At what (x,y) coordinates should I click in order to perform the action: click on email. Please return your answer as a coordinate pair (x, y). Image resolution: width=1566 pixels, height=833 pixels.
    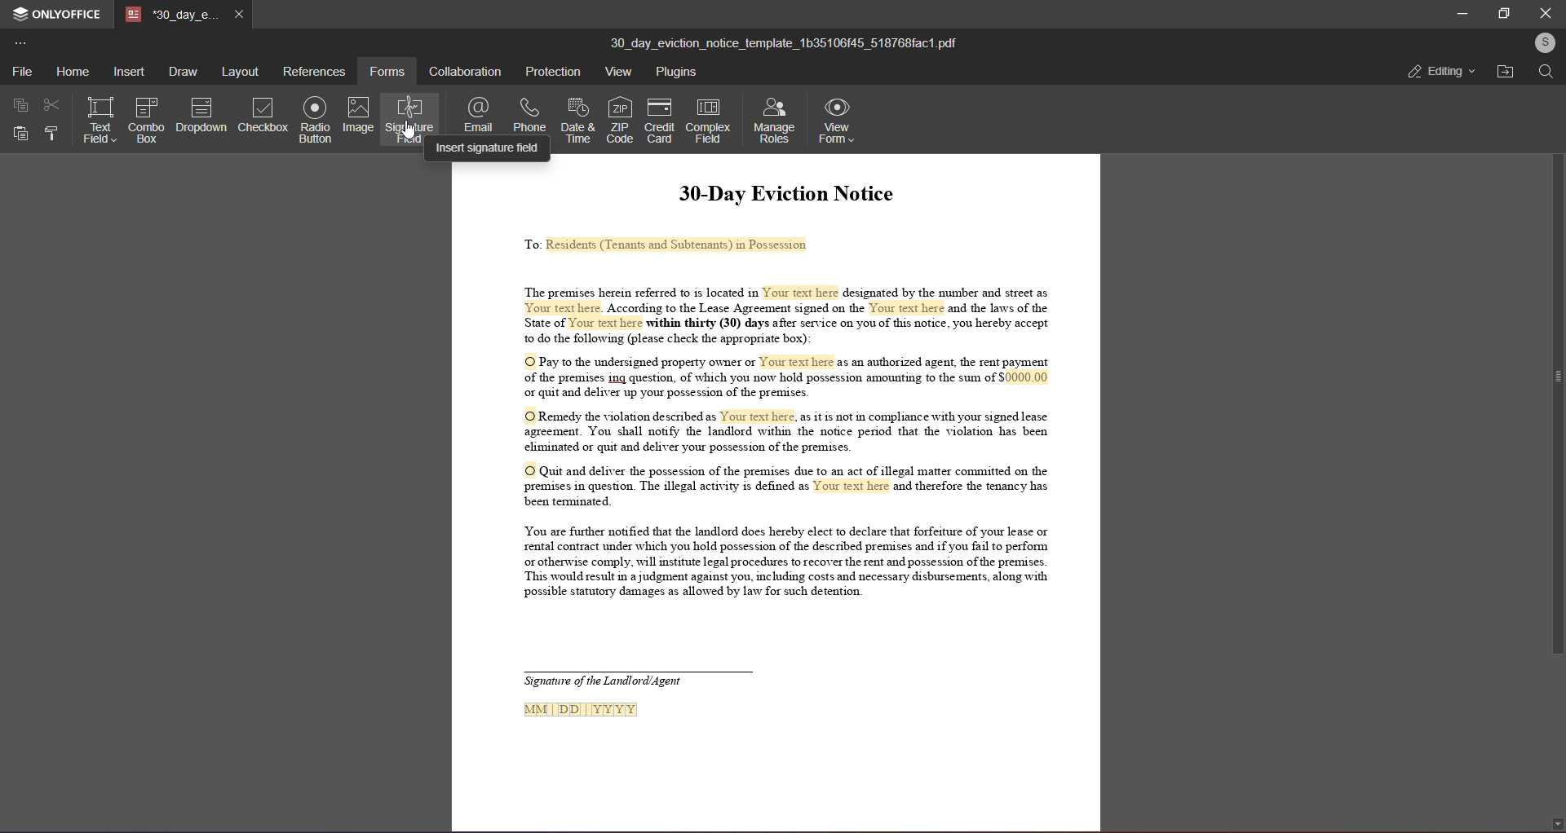
    Looking at the image, I should click on (476, 112).